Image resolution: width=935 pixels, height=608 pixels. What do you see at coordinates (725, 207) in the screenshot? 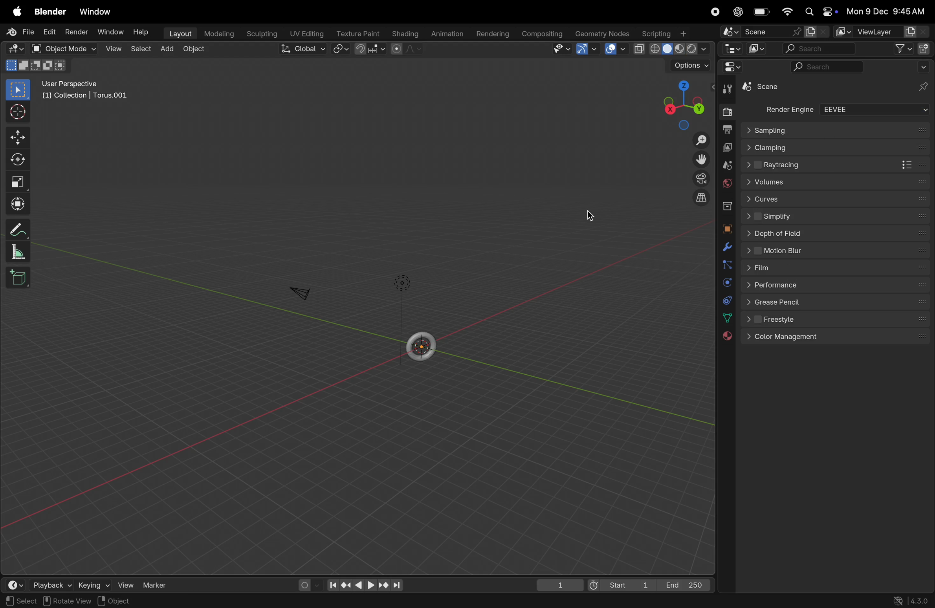
I see `collection` at bounding box center [725, 207].